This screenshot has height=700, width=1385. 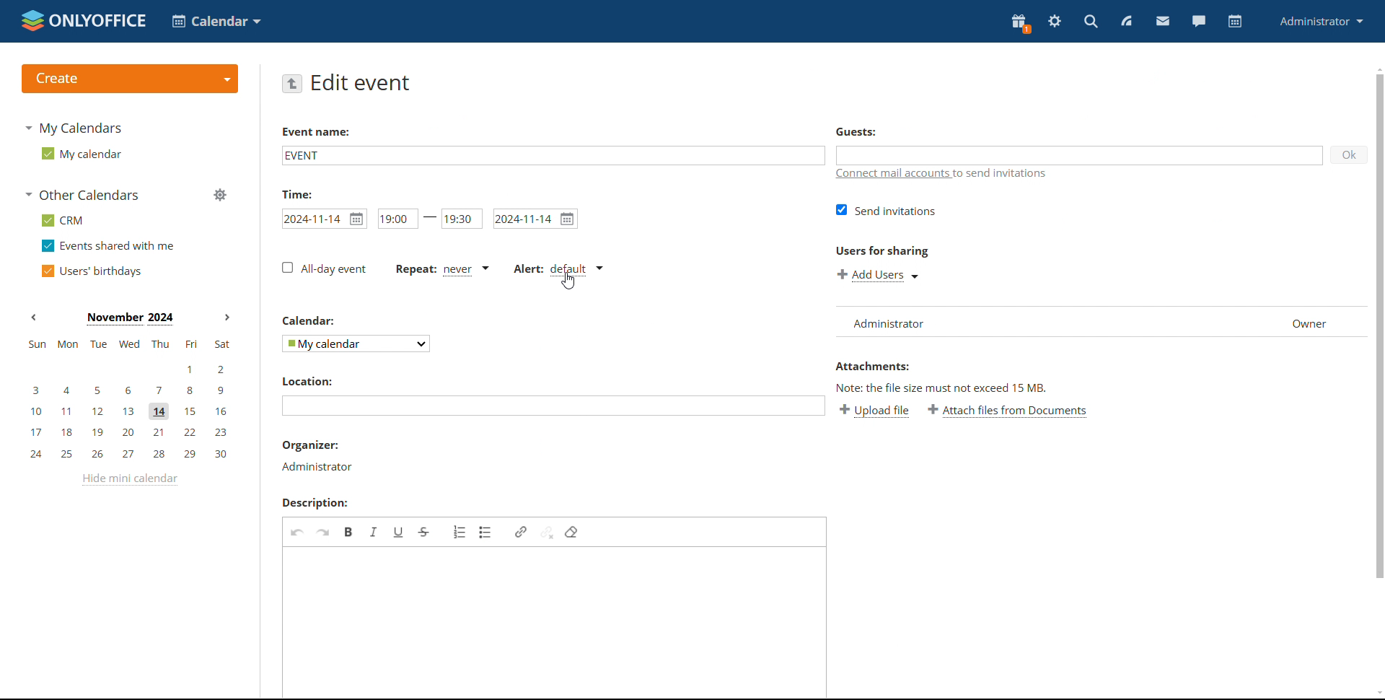 I want to click on italic, so click(x=374, y=531).